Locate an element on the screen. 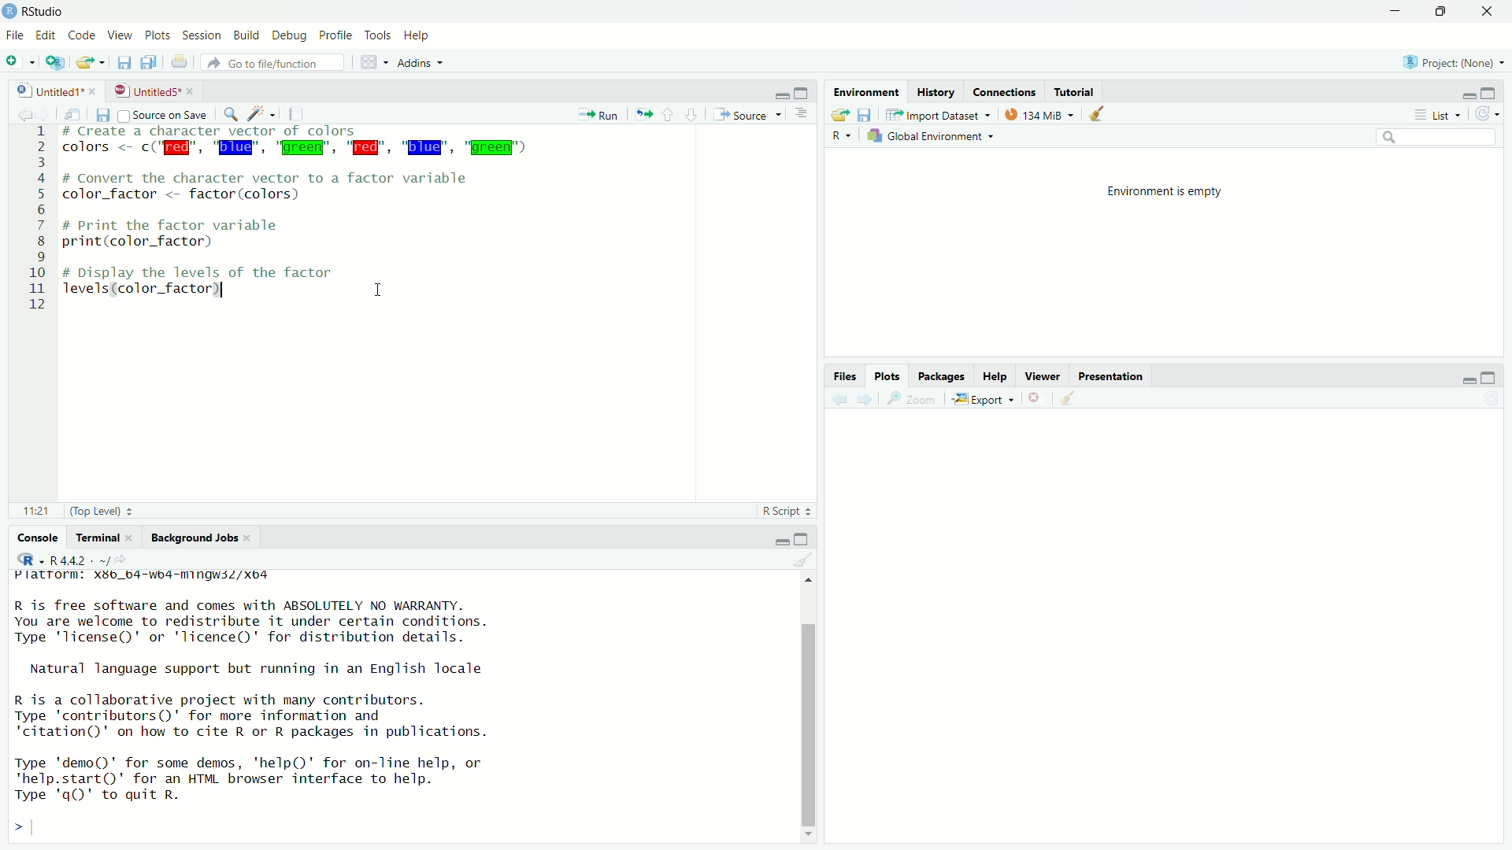 The width and height of the screenshot is (1512, 850). r script is located at coordinates (787, 511).